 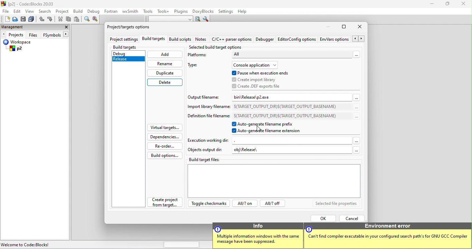 What do you see at coordinates (34, 34) in the screenshot?
I see `files` at bounding box center [34, 34].